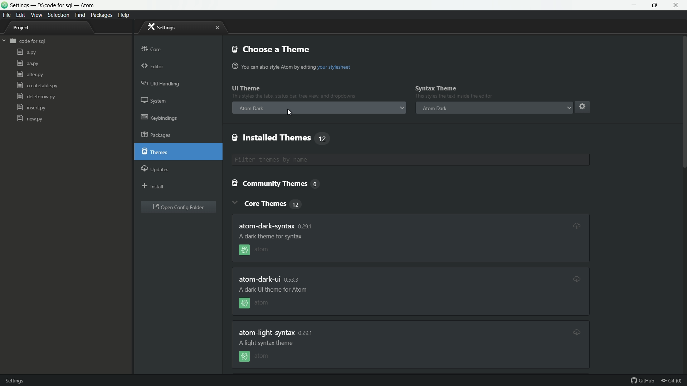 This screenshot has height=386, width=687. I want to click on scroll bar, so click(683, 174).